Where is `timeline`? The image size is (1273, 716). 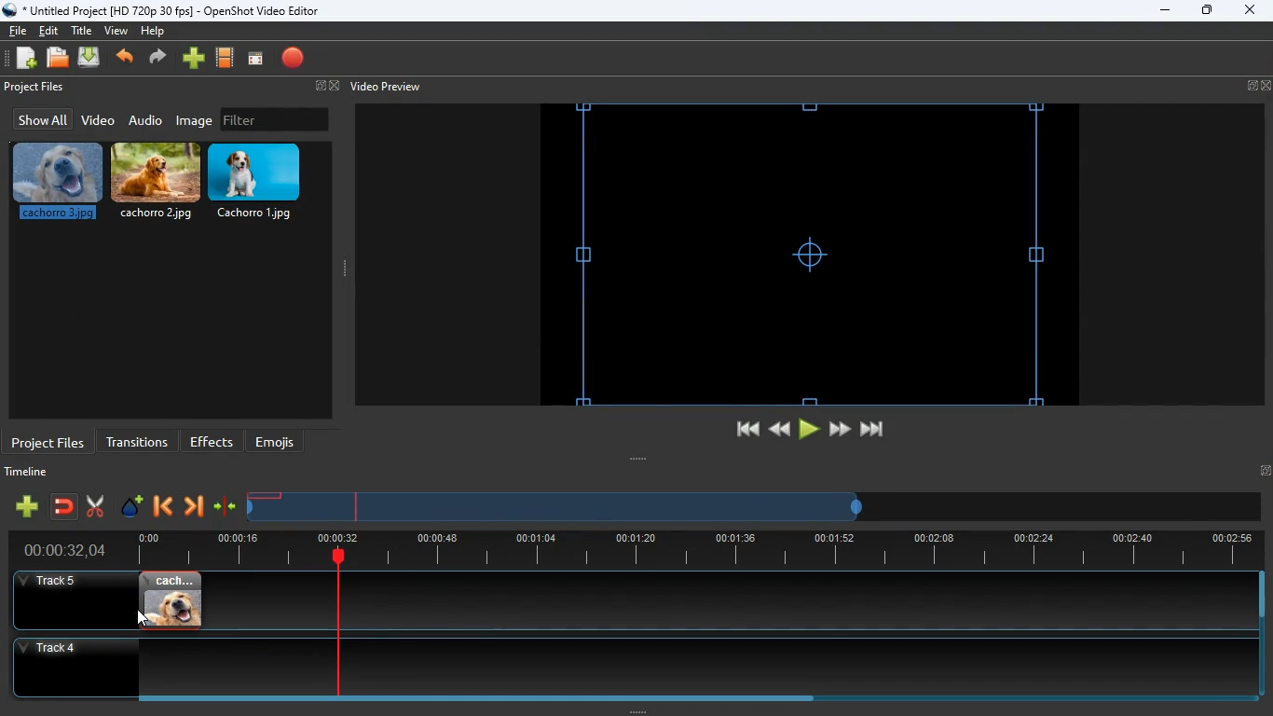 timeline is located at coordinates (686, 548).